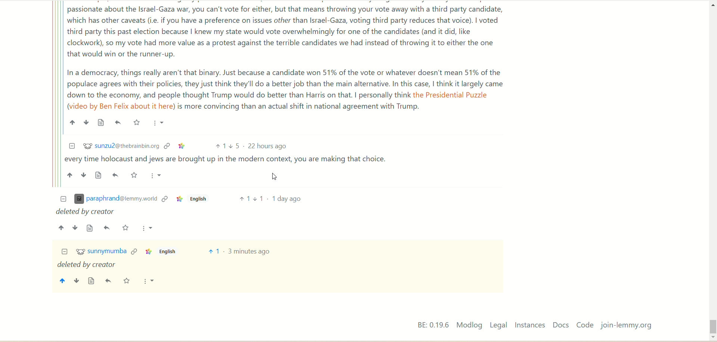 The width and height of the screenshot is (717, 342). I want to click on Cursor, so click(276, 176).